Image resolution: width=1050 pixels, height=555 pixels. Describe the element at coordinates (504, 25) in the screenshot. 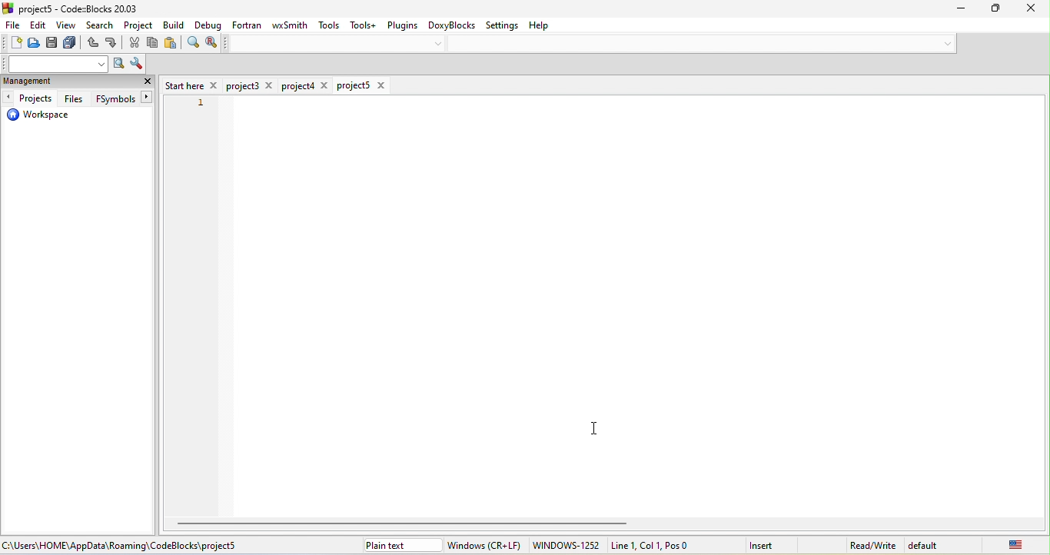

I see `settings` at that location.